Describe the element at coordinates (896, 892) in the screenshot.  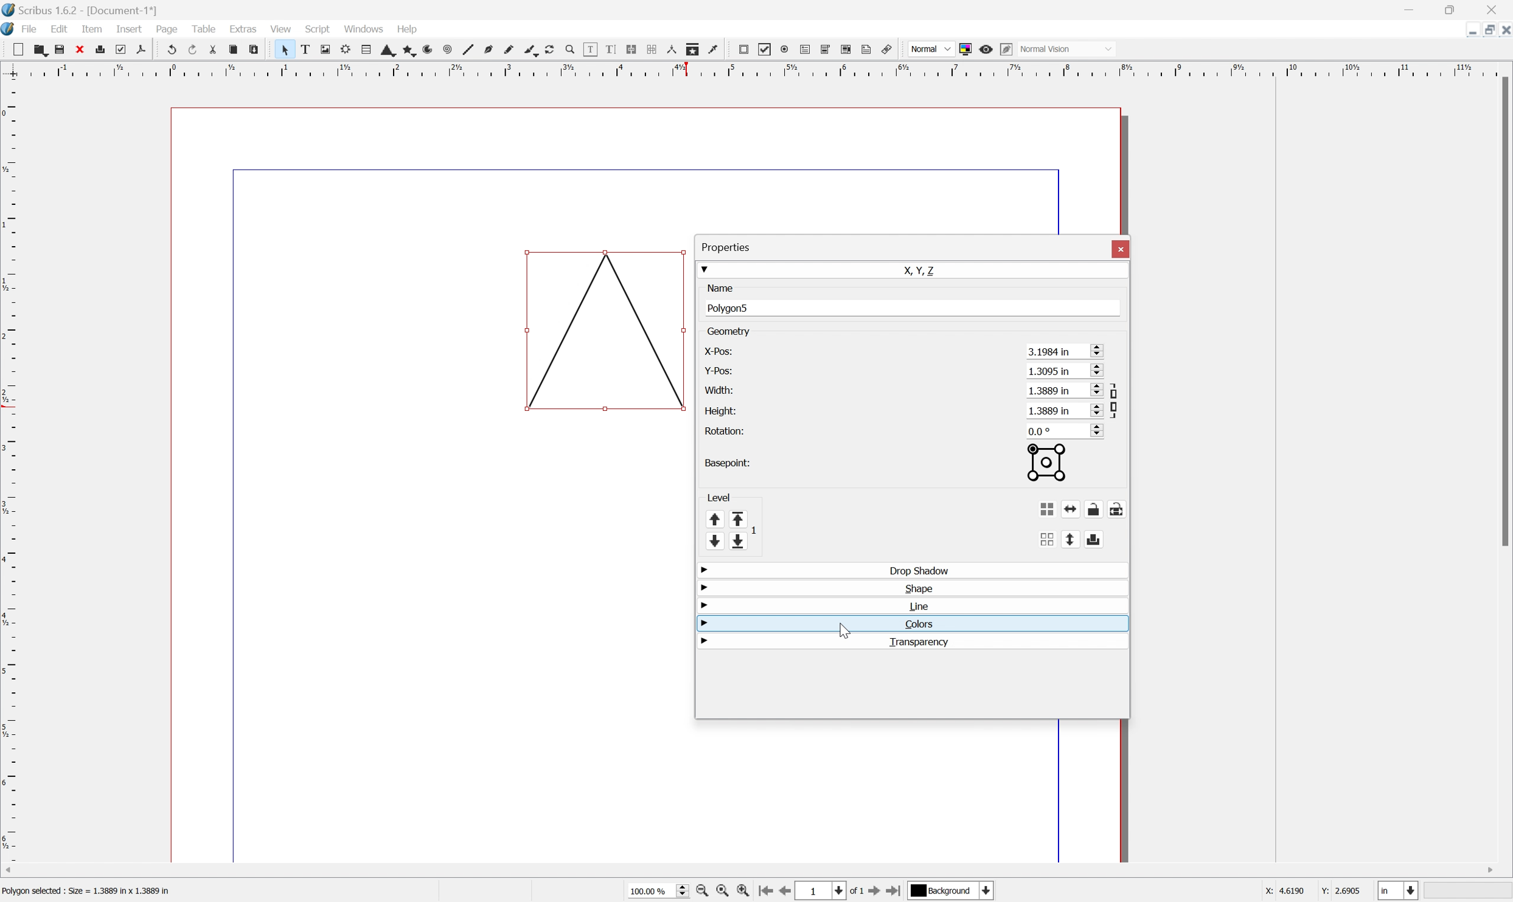
I see `Go to last page` at that location.